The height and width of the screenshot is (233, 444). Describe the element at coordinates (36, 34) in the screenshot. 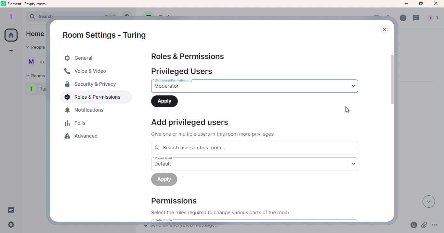

I see `home` at that location.